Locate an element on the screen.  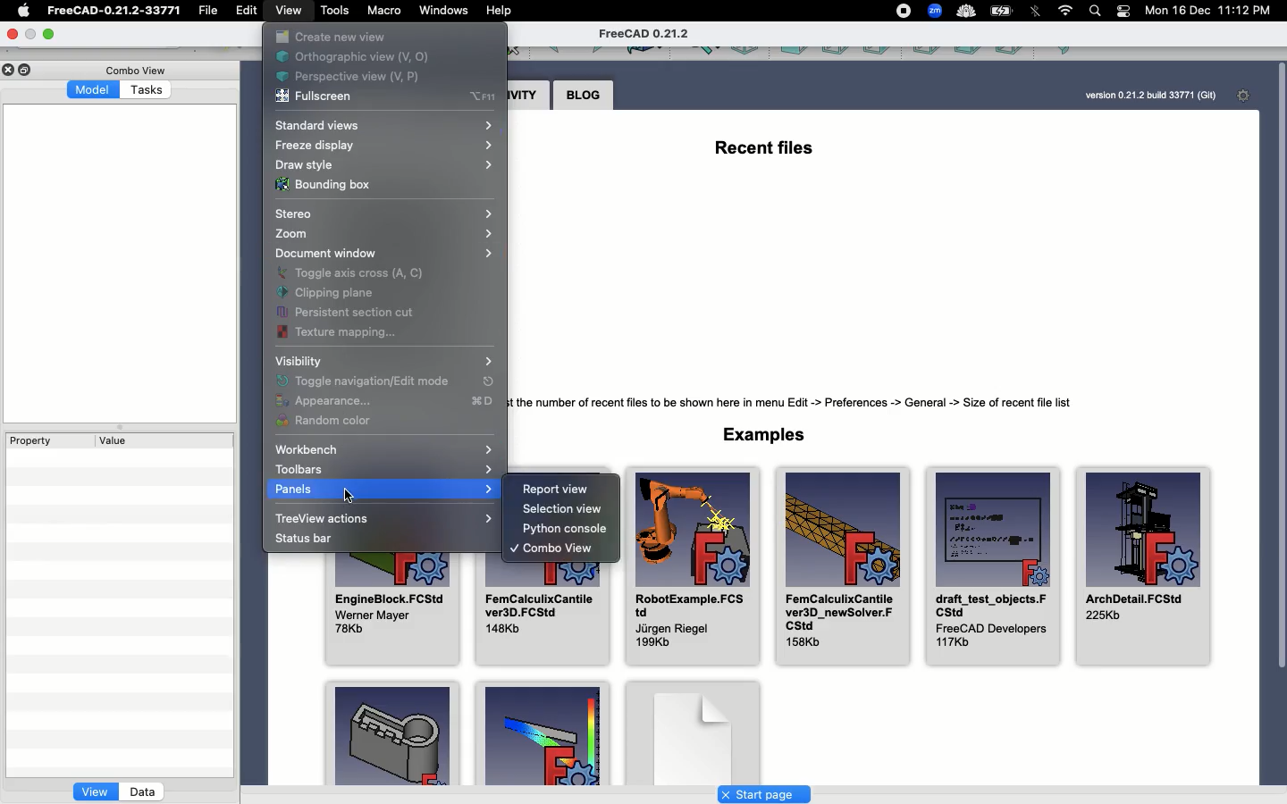
Window is located at coordinates (442, 12).